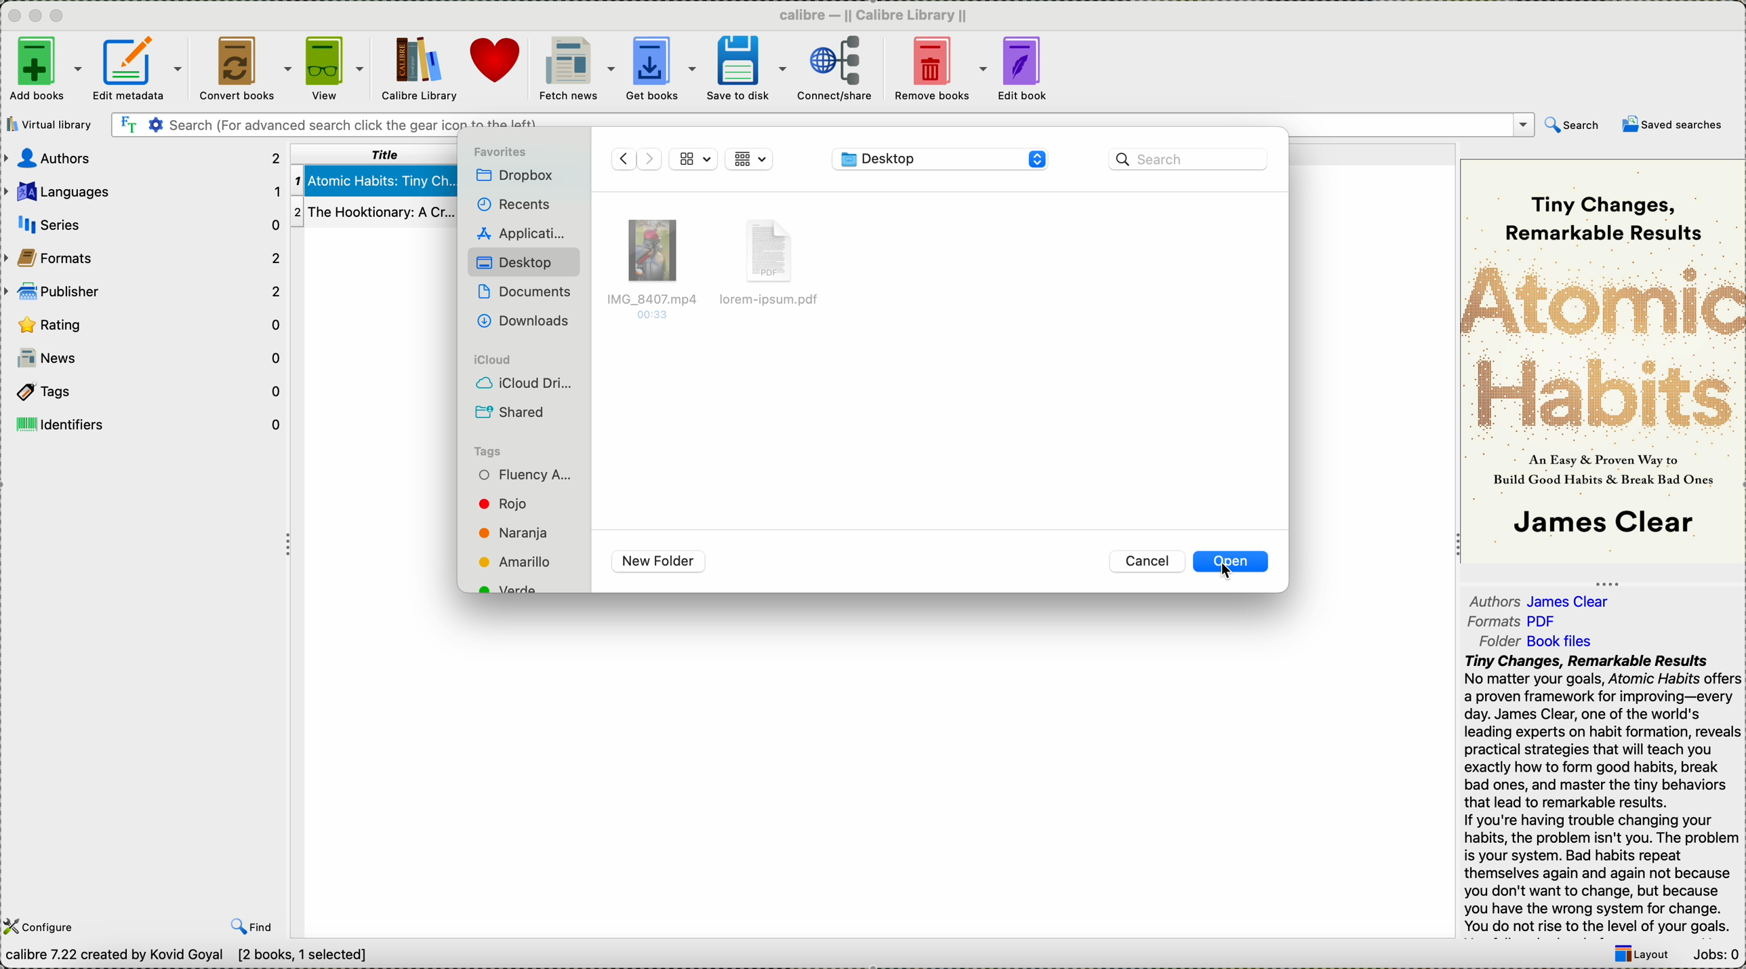 This screenshot has width=1746, height=969. Describe the element at coordinates (529, 296) in the screenshot. I see `documents` at that location.